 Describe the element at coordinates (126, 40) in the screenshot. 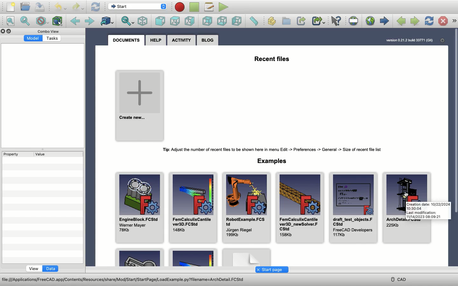

I see `Documents` at that location.